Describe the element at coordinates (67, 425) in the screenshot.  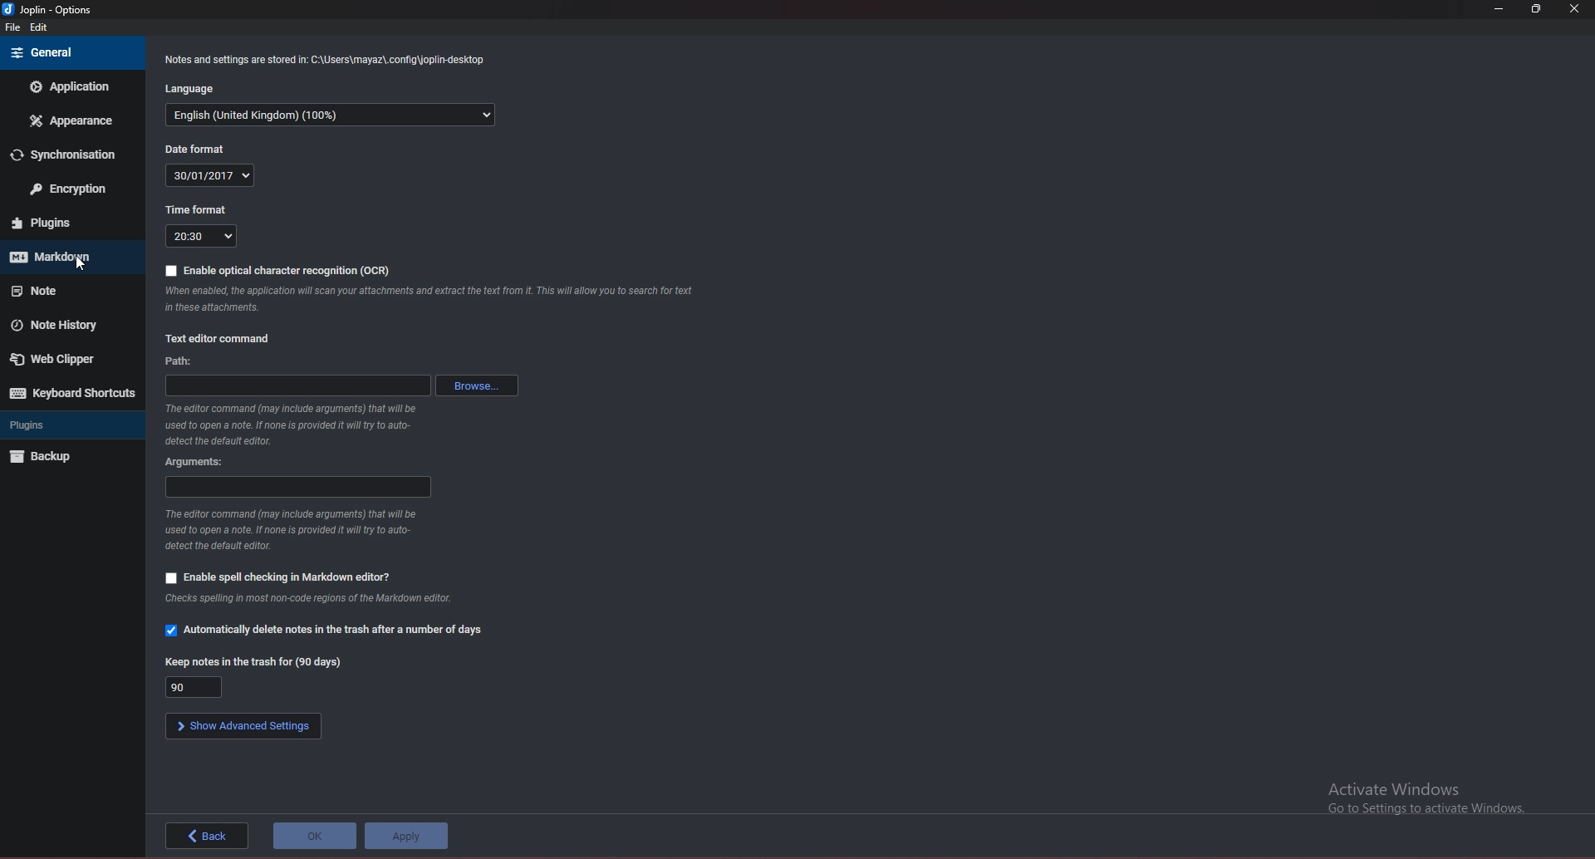
I see `plugins` at that location.